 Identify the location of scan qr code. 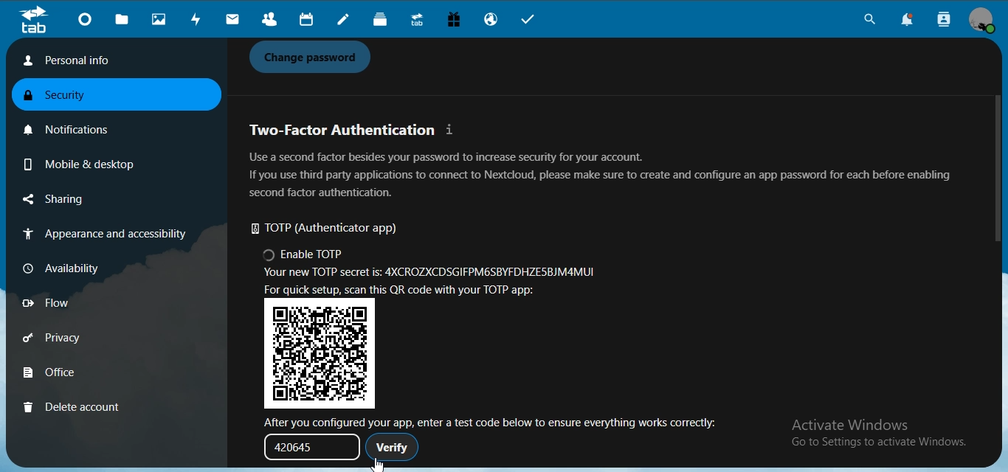
(409, 291).